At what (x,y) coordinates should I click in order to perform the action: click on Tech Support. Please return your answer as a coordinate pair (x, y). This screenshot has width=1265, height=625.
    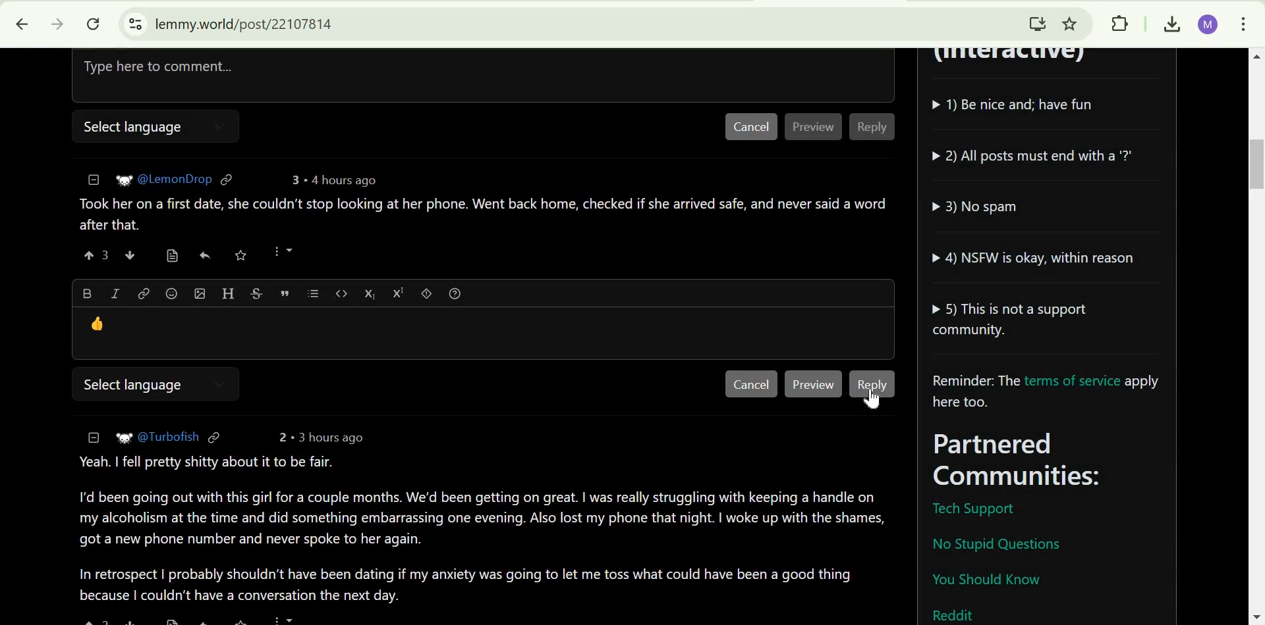
    Looking at the image, I should click on (972, 509).